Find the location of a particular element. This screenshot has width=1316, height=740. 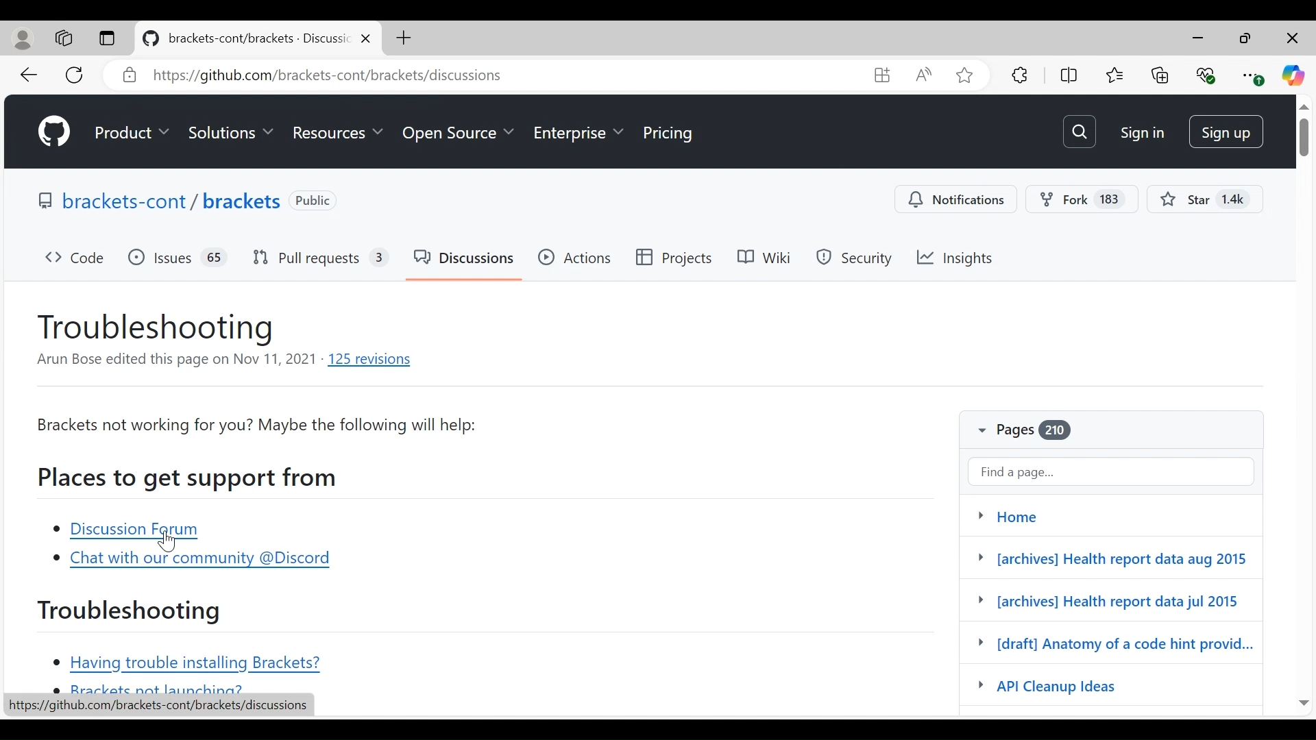

Fork is located at coordinates (1081, 200).